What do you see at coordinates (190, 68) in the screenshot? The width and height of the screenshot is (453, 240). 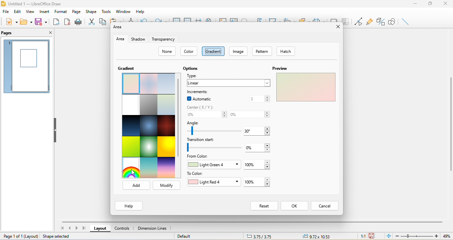 I see `options` at bounding box center [190, 68].